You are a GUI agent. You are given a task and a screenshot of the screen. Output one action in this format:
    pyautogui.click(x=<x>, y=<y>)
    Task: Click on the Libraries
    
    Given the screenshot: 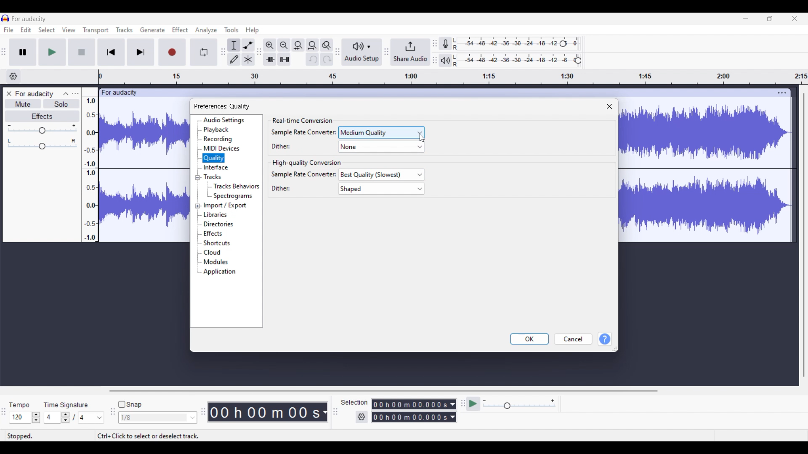 What is the action you would take?
    pyautogui.click(x=216, y=215)
    